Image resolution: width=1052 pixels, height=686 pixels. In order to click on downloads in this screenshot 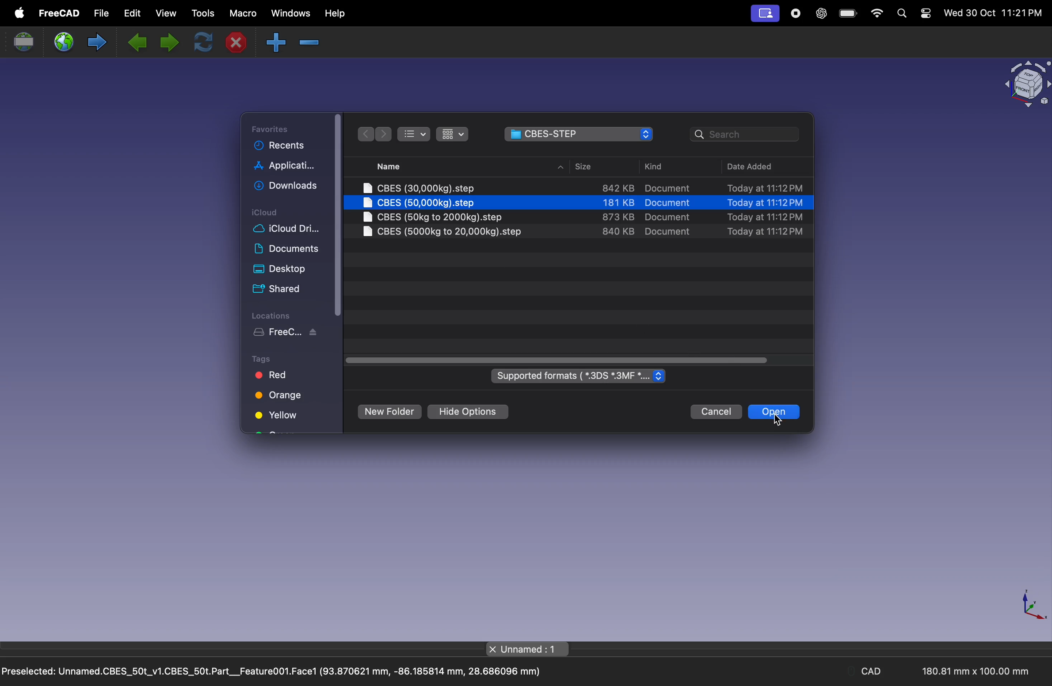, I will do `click(284, 184)`.